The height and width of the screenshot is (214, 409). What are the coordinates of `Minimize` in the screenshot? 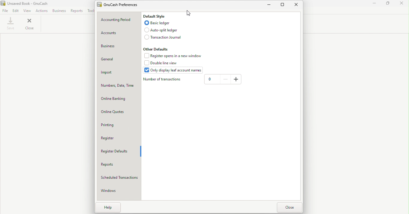 It's located at (375, 4).